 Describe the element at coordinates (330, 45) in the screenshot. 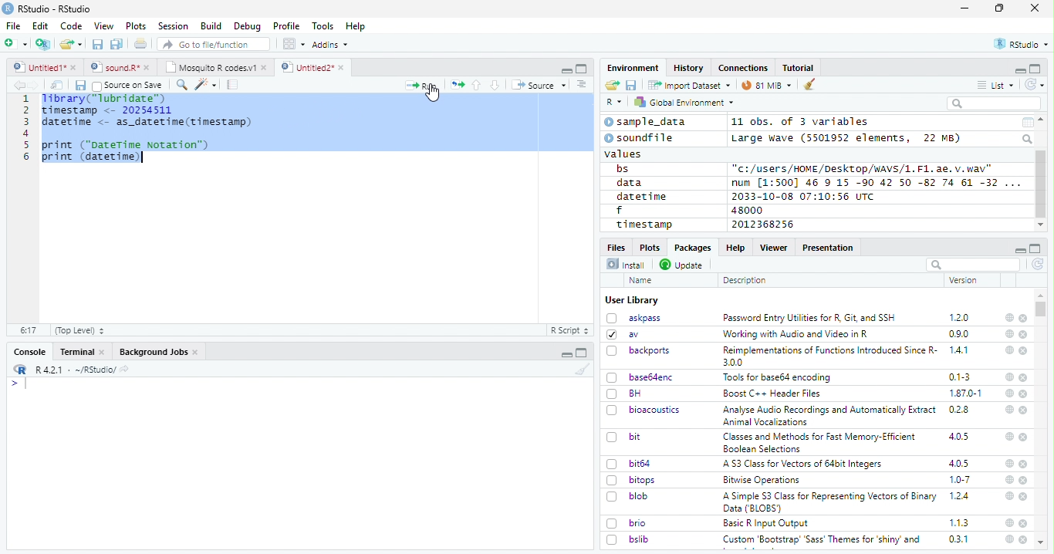

I see `Addins` at that location.